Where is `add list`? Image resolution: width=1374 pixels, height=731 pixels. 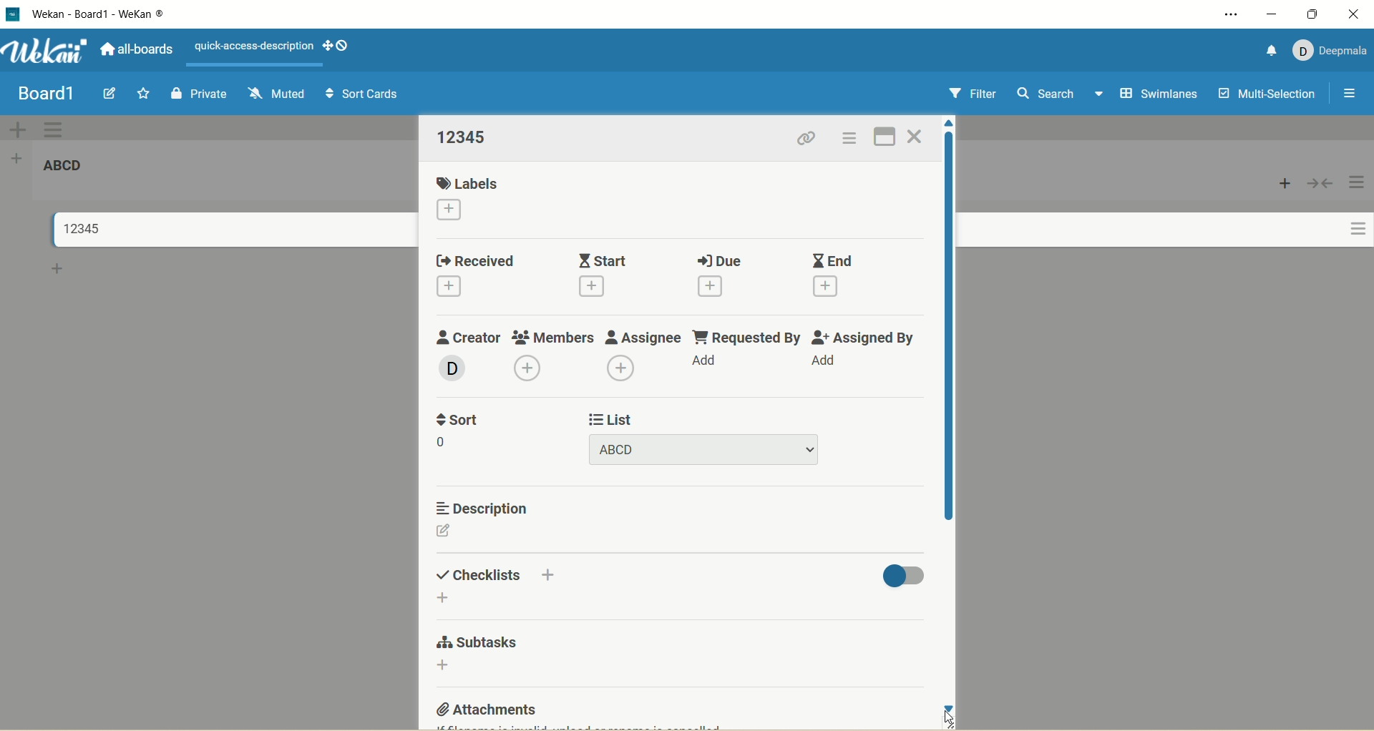
add list is located at coordinates (21, 157).